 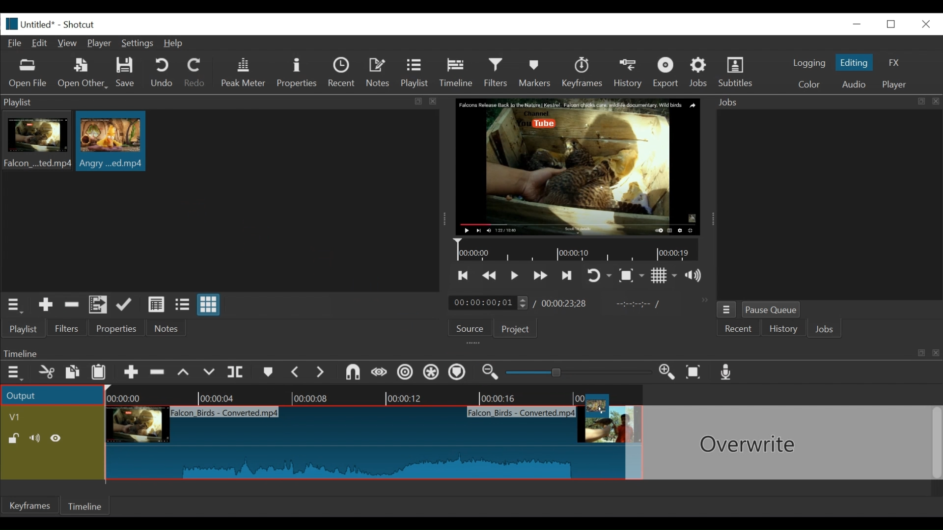 What do you see at coordinates (211, 372) in the screenshot?
I see `overwrite` at bounding box center [211, 372].